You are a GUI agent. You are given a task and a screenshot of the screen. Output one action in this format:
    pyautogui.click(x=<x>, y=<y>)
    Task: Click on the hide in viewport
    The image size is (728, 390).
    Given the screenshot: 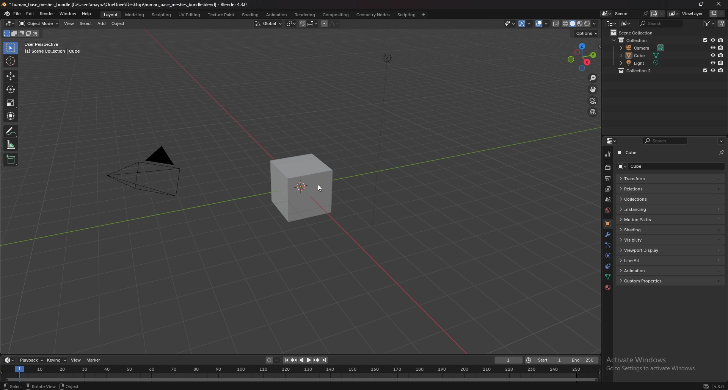 What is the action you would take?
    pyautogui.click(x=713, y=70)
    